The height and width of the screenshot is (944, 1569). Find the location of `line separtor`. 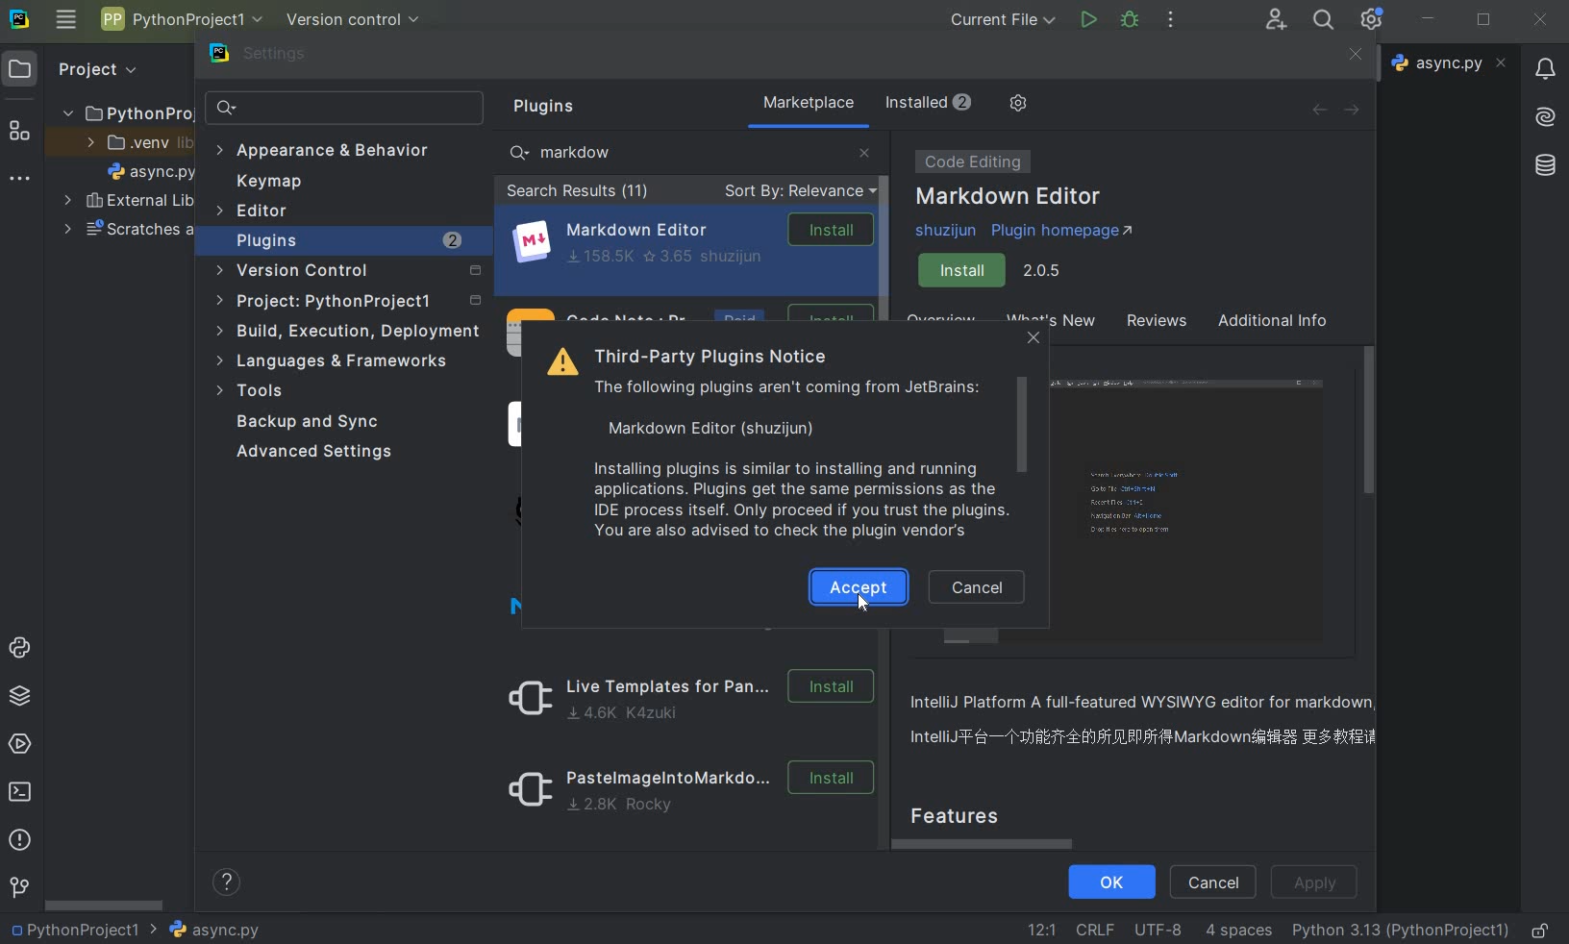

line separtor is located at coordinates (1093, 929).